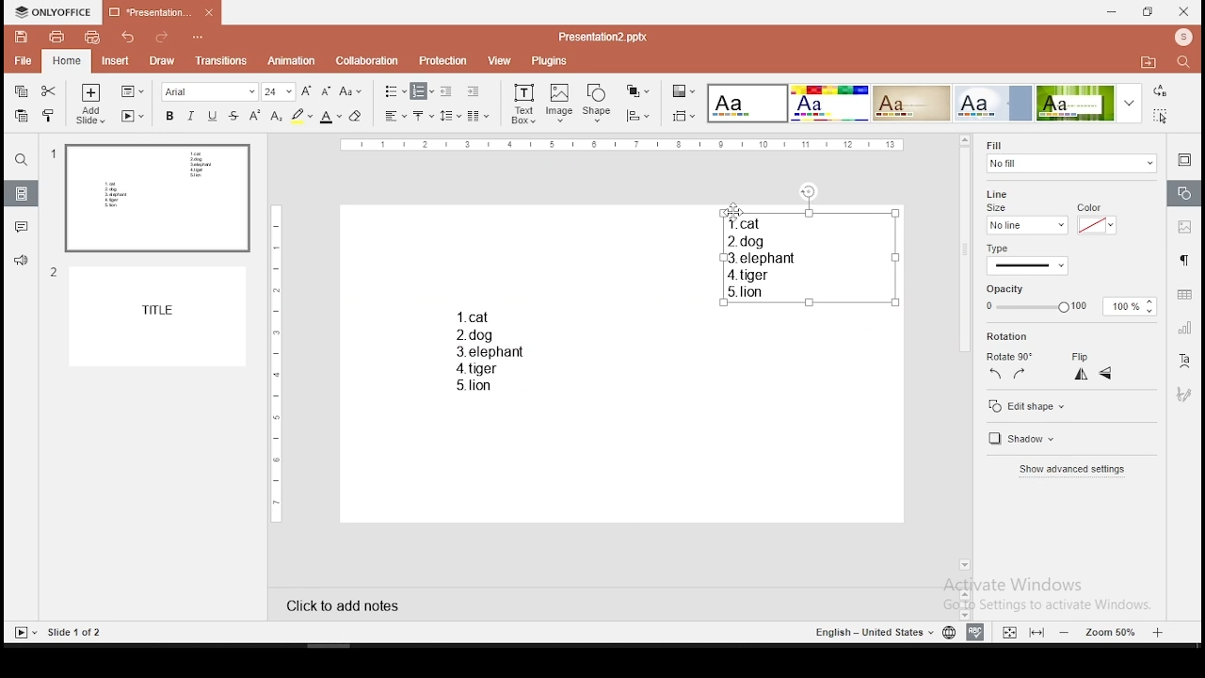 This screenshot has width=1205, height=678. What do you see at coordinates (324, 89) in the screenshot?
I see `decrease font size` at bounding box center [324, 89].